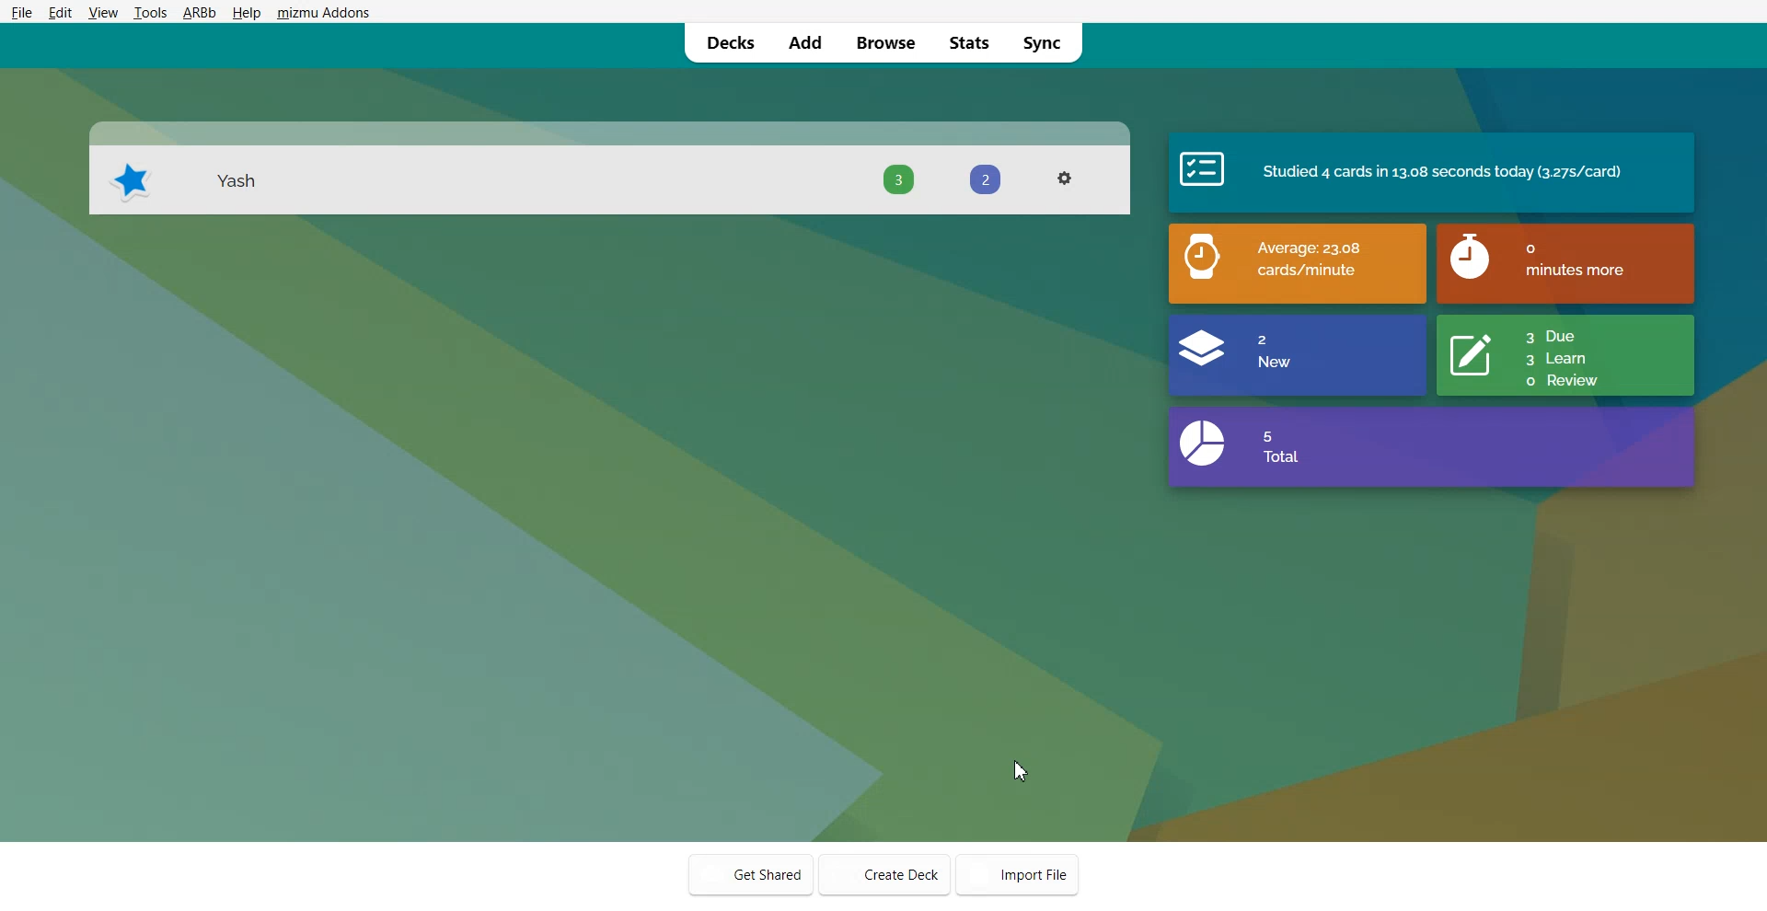  I want to click on mizmu Addons, so click(323, 11).